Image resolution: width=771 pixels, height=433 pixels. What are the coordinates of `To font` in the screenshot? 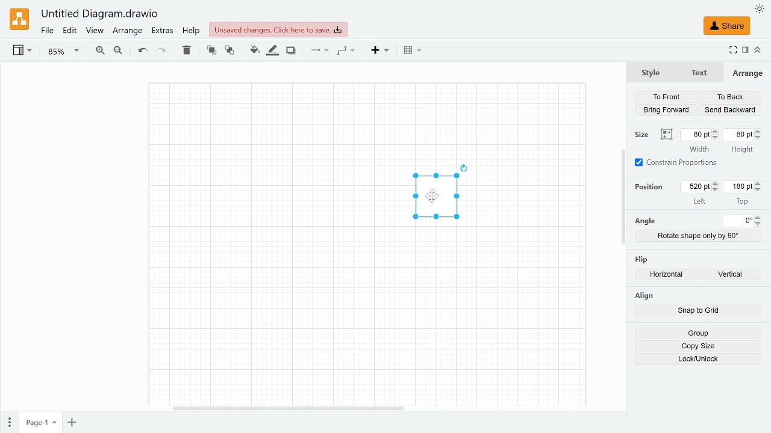 It's located at (211, 51).